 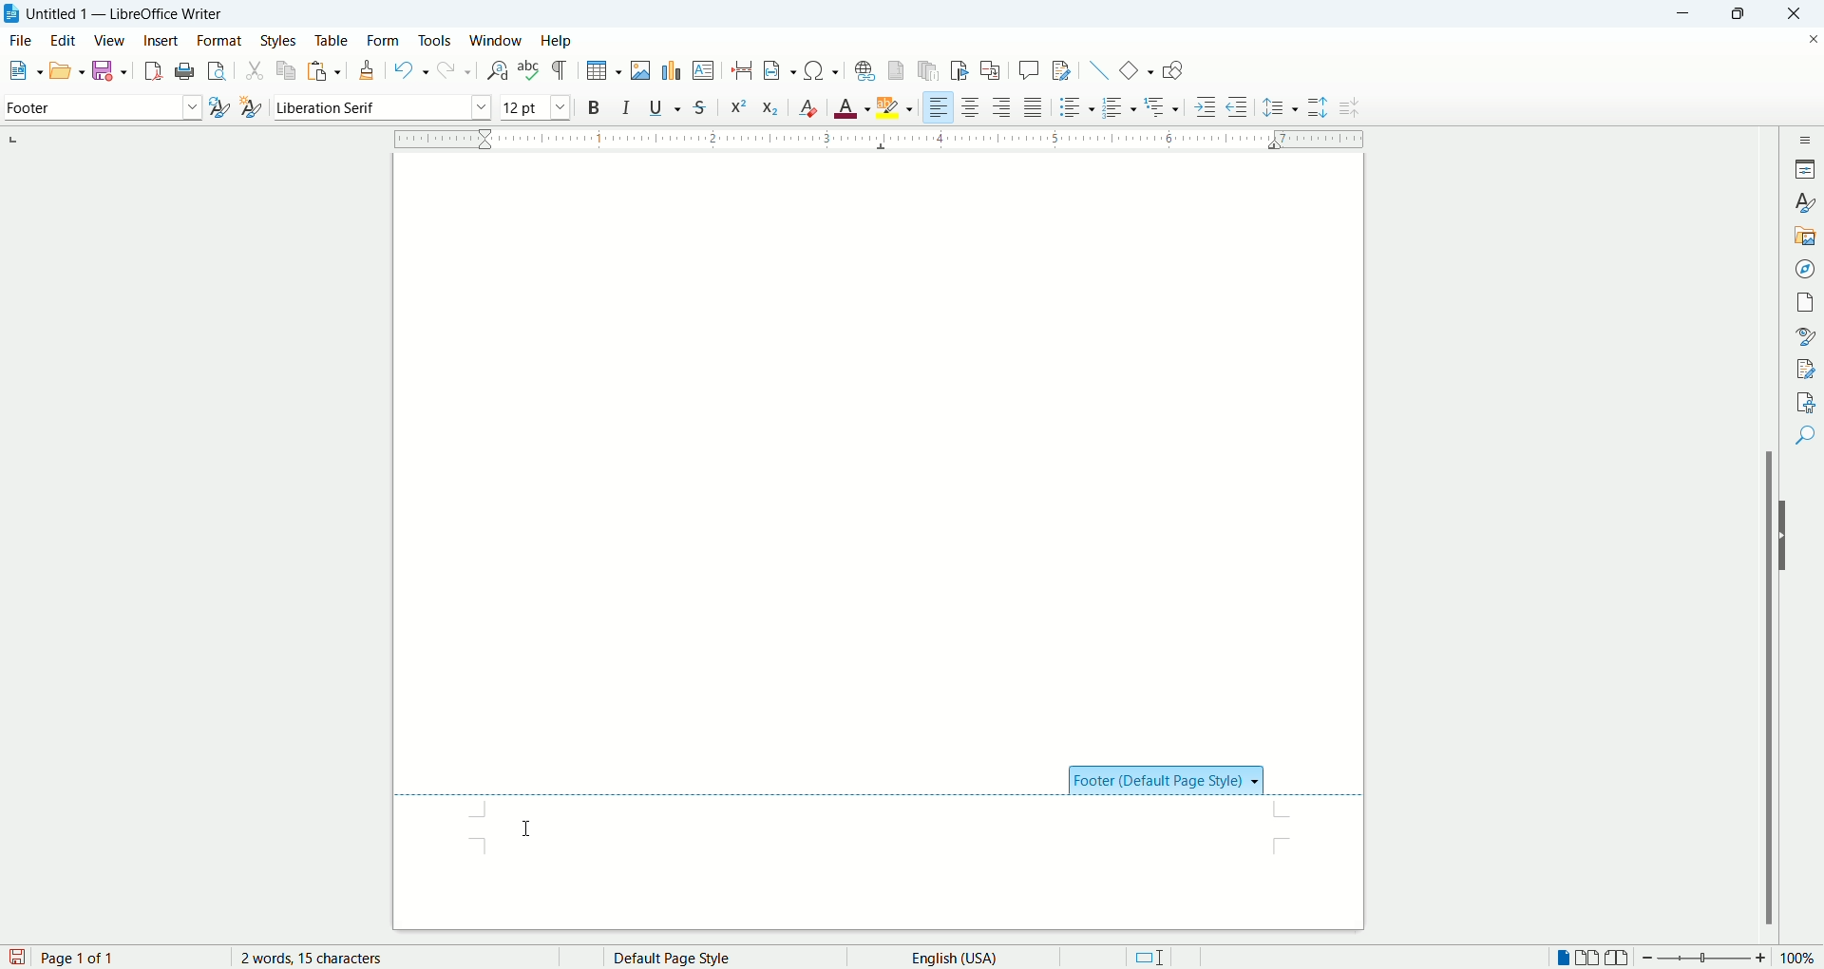 What do you see at coordinates (384, 39) in the screenshot?
I see `form` at bounding box center [384, 39].